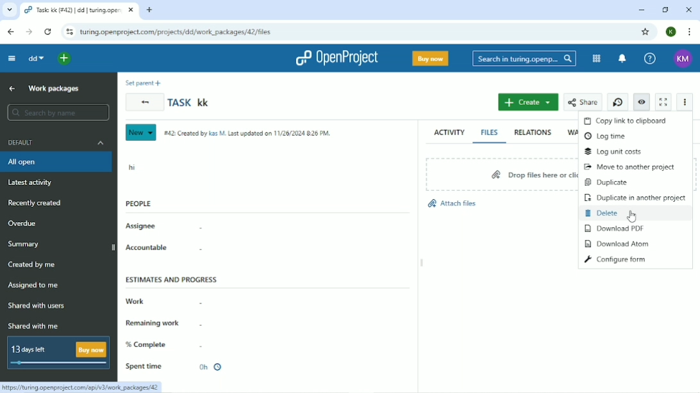 This screenshot has height=393, width=700. What do you see at coordinates (682, 59) in the screenshot?
I see `KM` at bounding box center [682, 59].